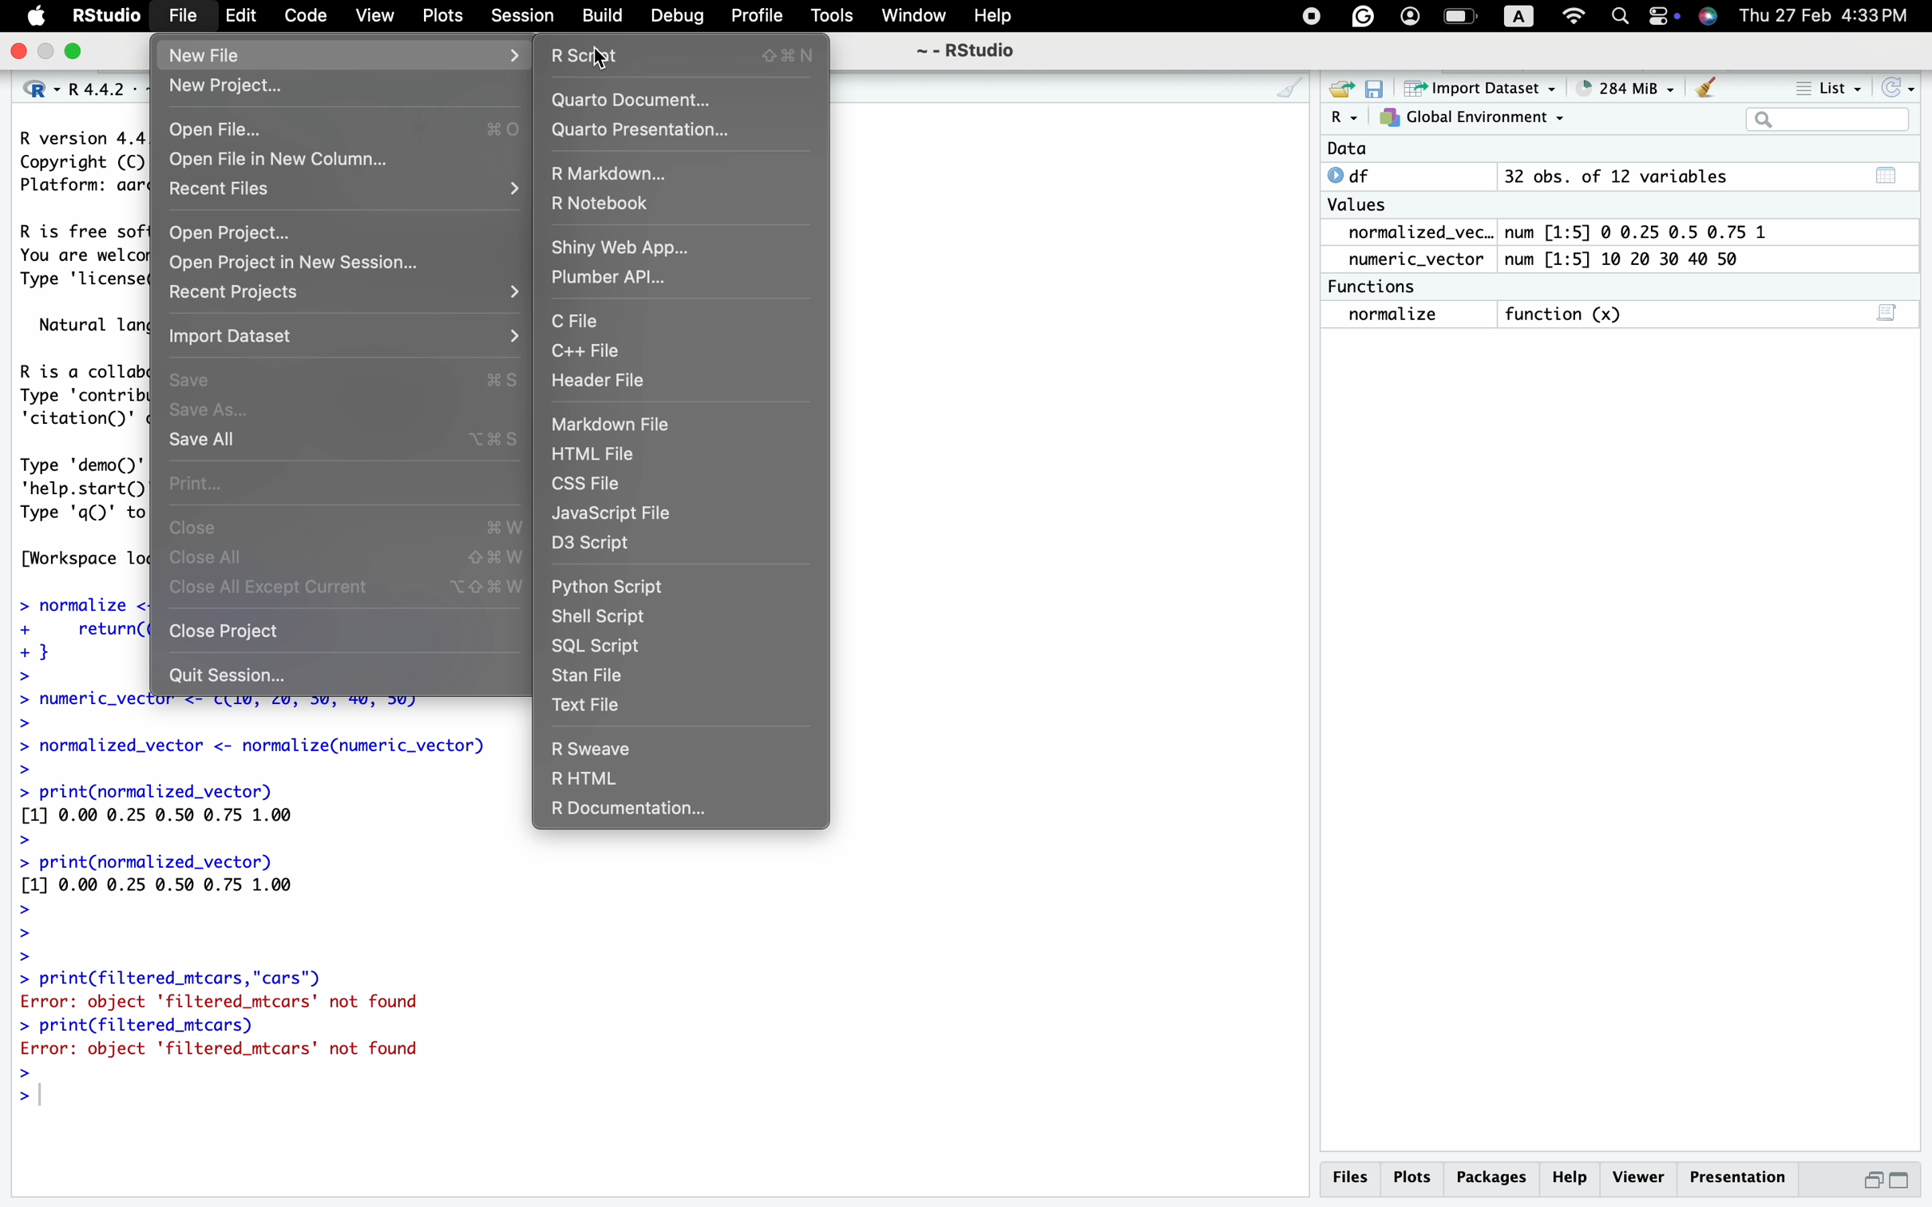  What do you see at coordinates (78, 53) in the screenshot?
I see `open` at bounding box center [78, 53].